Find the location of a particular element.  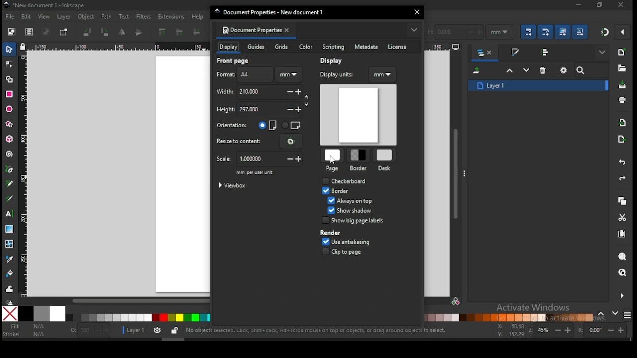

print is located at coordinates (622, 100).